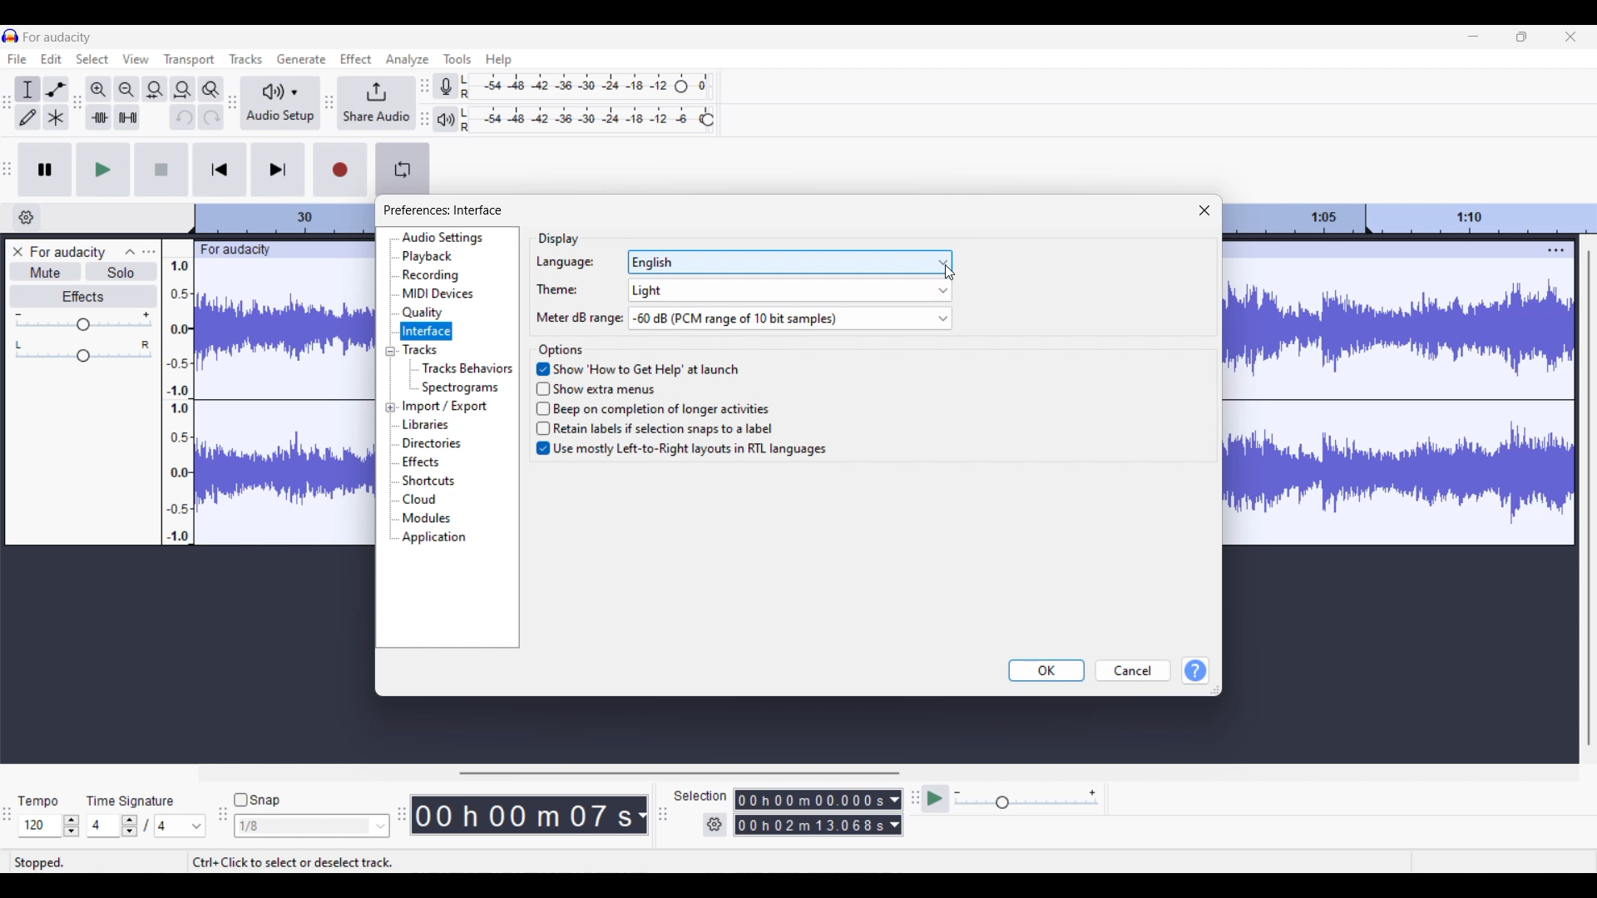  I want to click on Effects, so click(420, 461).